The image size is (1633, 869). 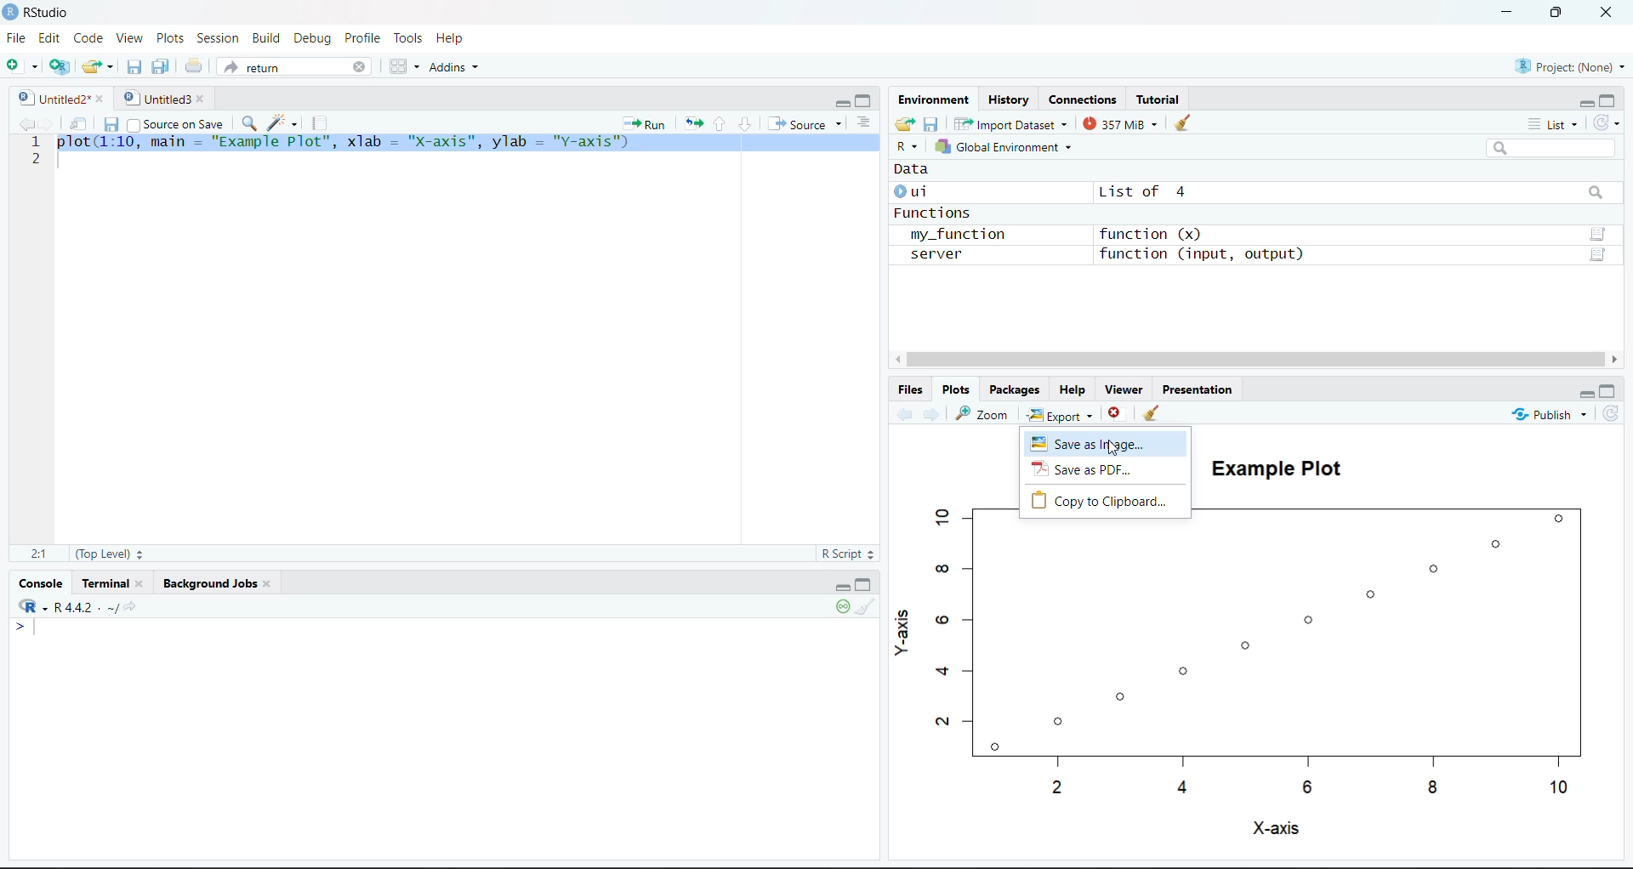 What do you see at coordinates (128, 38) in the screenshot?
I see `View` at bounding box center [128, 38].